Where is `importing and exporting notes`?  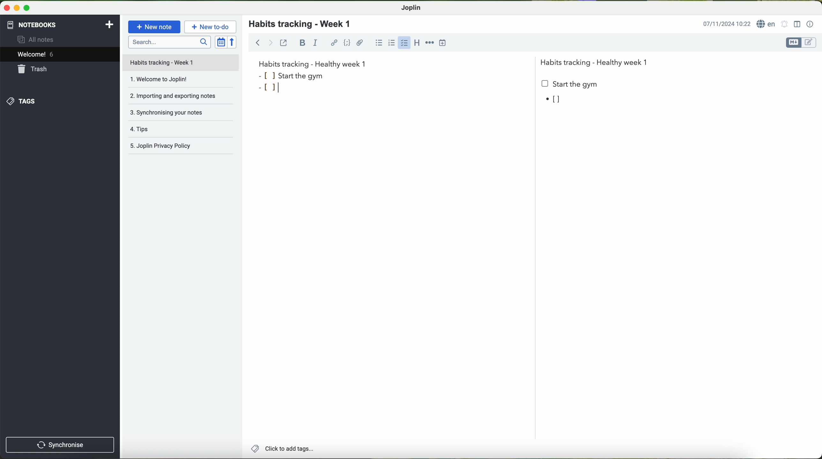
importing and exporting notes is located at coordinates (180, 98).